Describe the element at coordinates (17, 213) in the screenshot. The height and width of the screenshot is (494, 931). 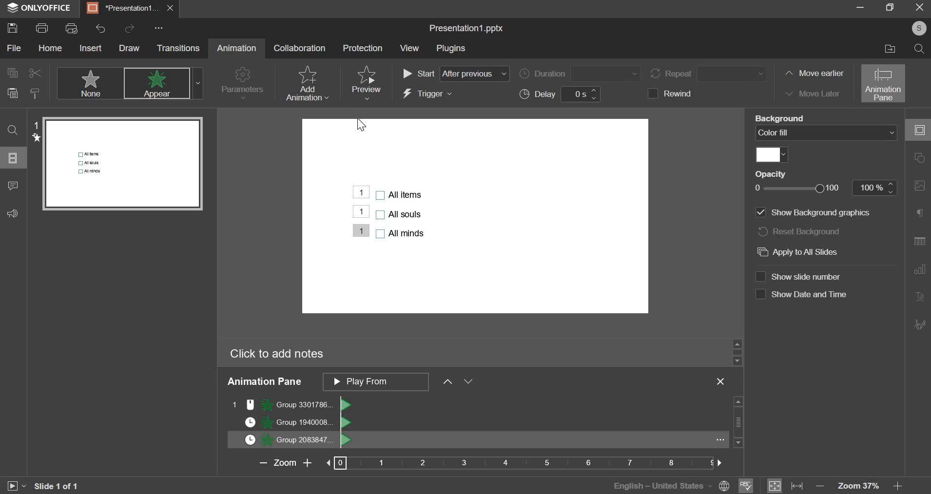
I see `feedback` at that location.